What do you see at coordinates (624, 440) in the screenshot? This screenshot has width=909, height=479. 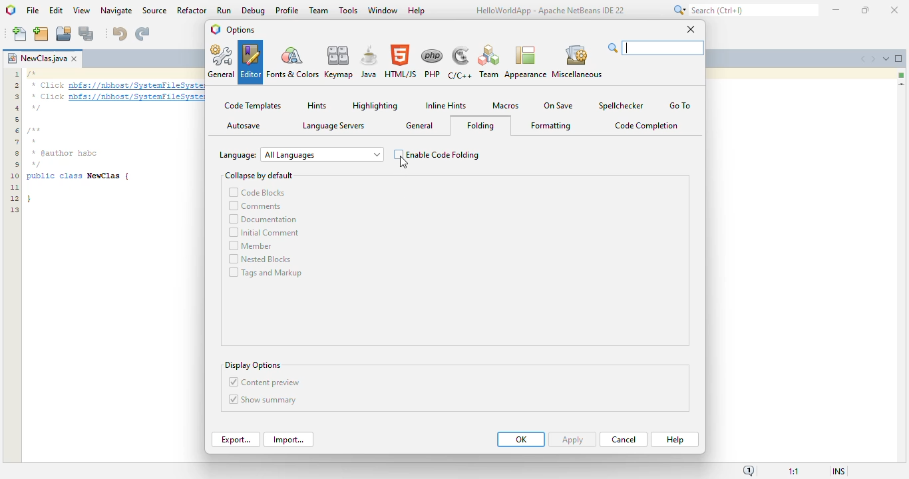 I see `cancel` at bounding box center [624, 440].